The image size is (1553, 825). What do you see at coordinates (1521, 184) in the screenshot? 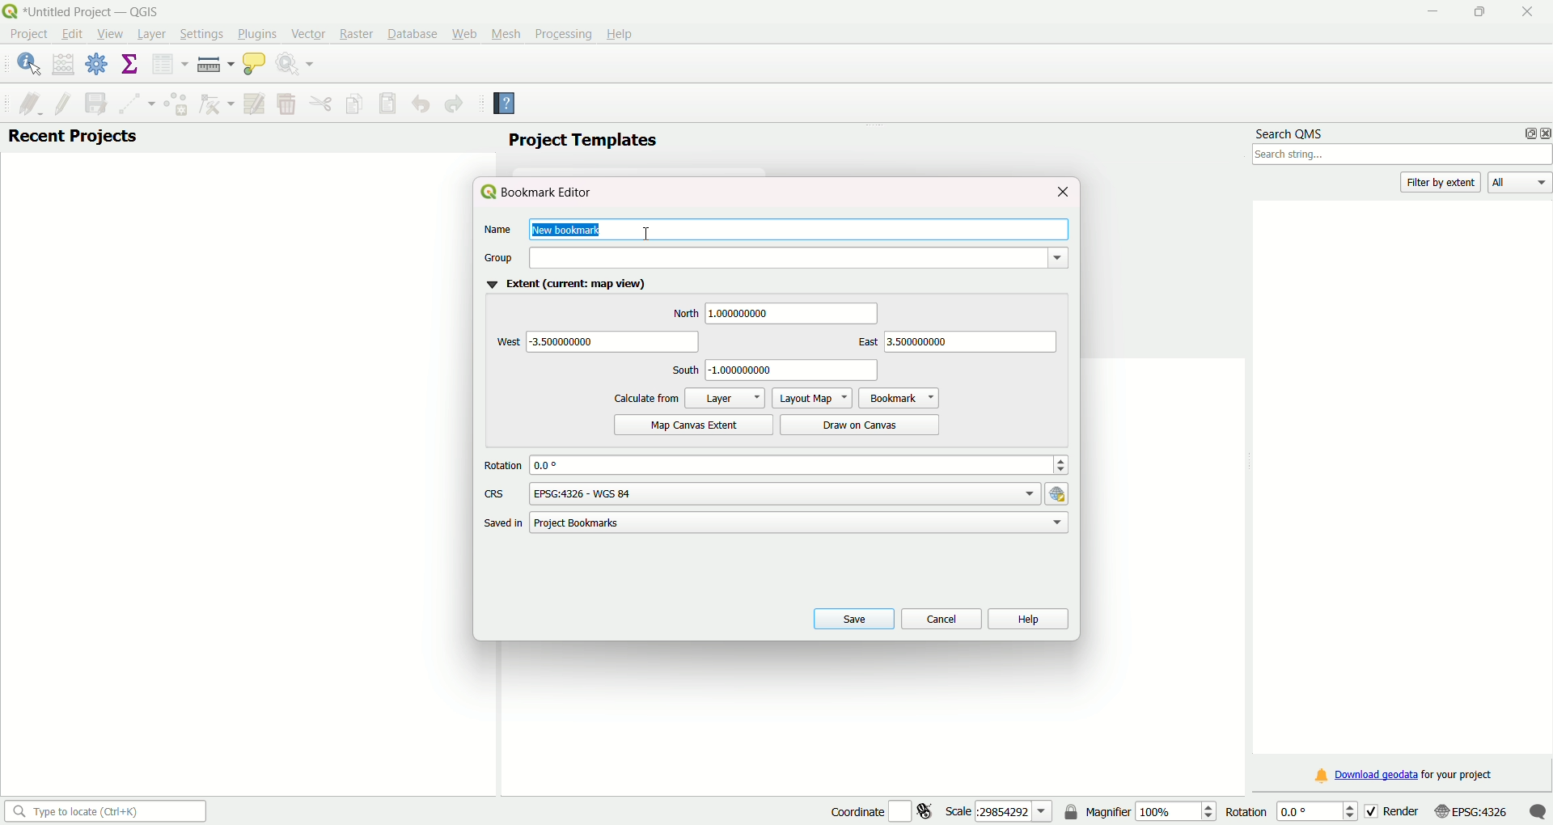
I see `all` at bounding box center [1521, 184].